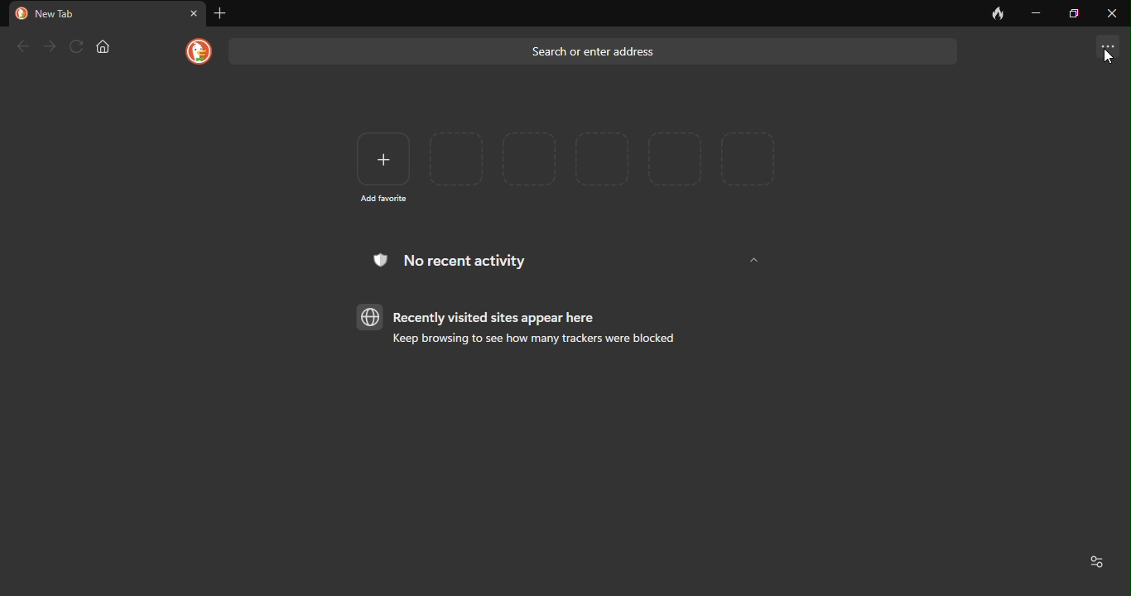  I want to click on duckduck go logo, so click(20, 13).